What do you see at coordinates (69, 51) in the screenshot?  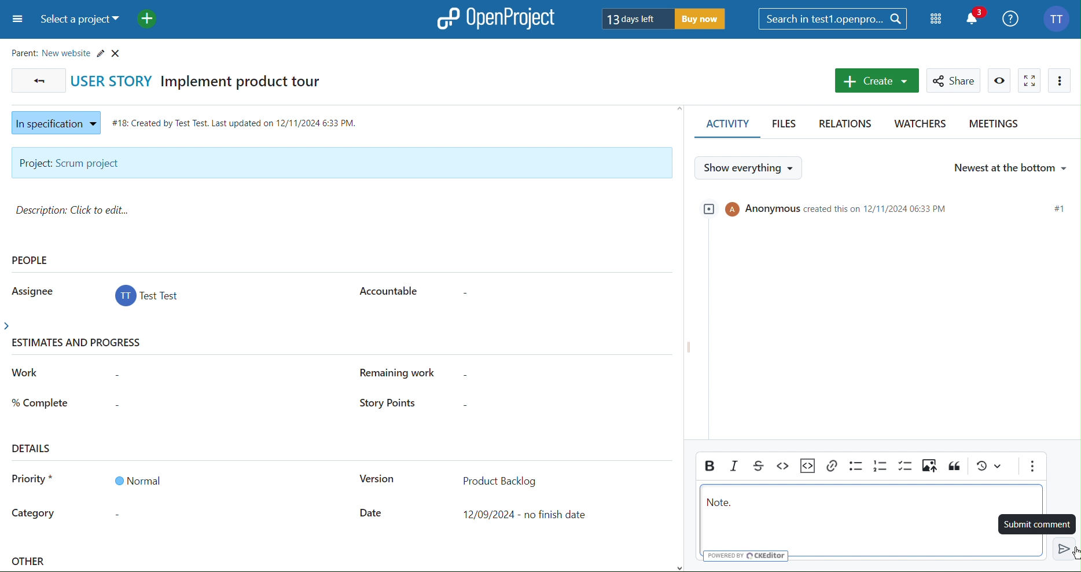 I see `Parent new website` at bounding box center [69, 51].